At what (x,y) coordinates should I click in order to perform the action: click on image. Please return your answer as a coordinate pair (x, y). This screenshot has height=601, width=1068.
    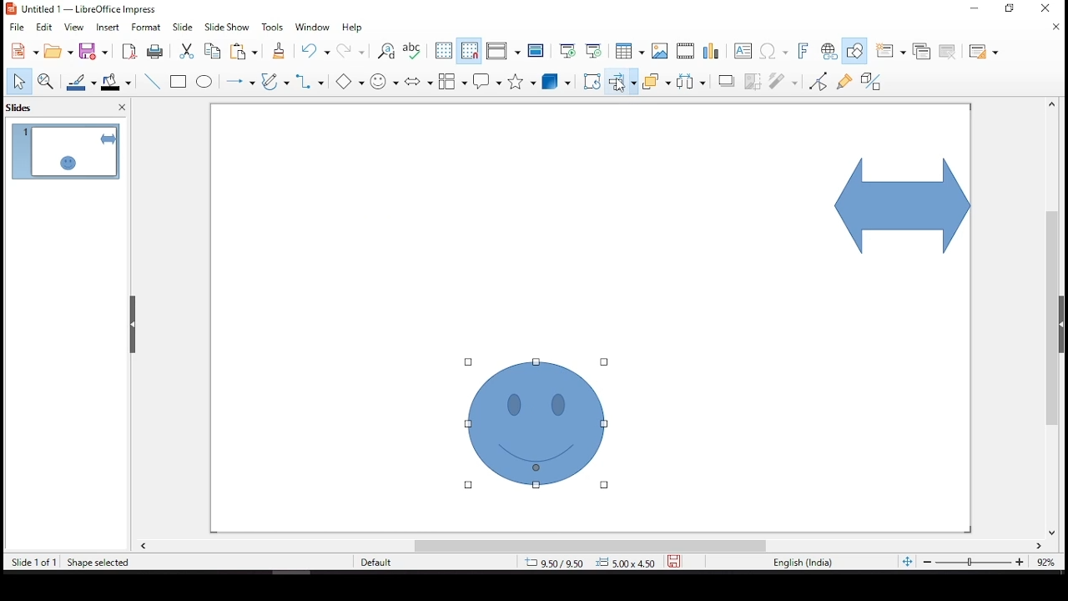
    Looking at the image, I should click on (660, 50).